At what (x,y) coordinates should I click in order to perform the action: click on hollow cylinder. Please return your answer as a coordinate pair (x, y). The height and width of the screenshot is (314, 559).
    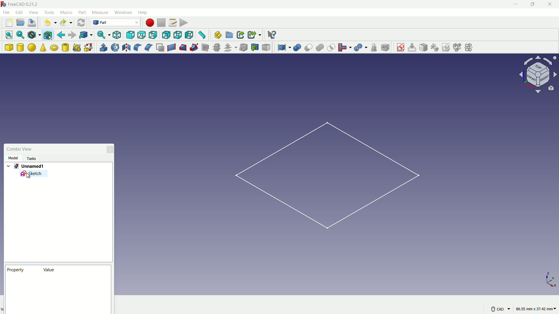
    Looking at the image, I should click on (66, 47).